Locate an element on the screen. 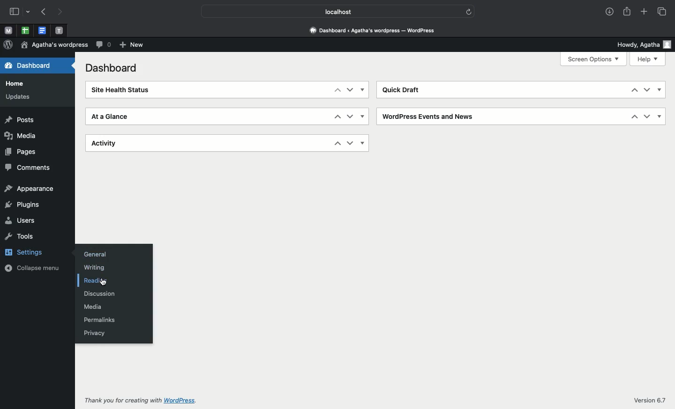 The width and height of the screenshot is (675, 409). Download is located at coordinates (610, 12).